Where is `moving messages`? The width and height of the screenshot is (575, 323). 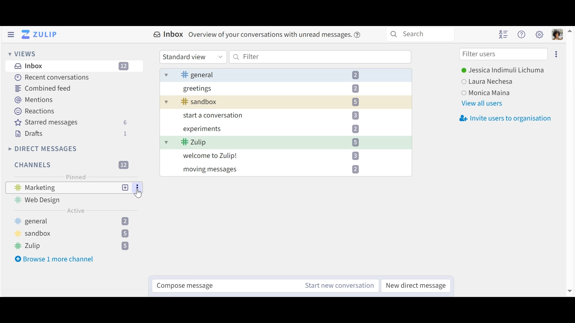 moving messages is located at coordinates (279, 167).